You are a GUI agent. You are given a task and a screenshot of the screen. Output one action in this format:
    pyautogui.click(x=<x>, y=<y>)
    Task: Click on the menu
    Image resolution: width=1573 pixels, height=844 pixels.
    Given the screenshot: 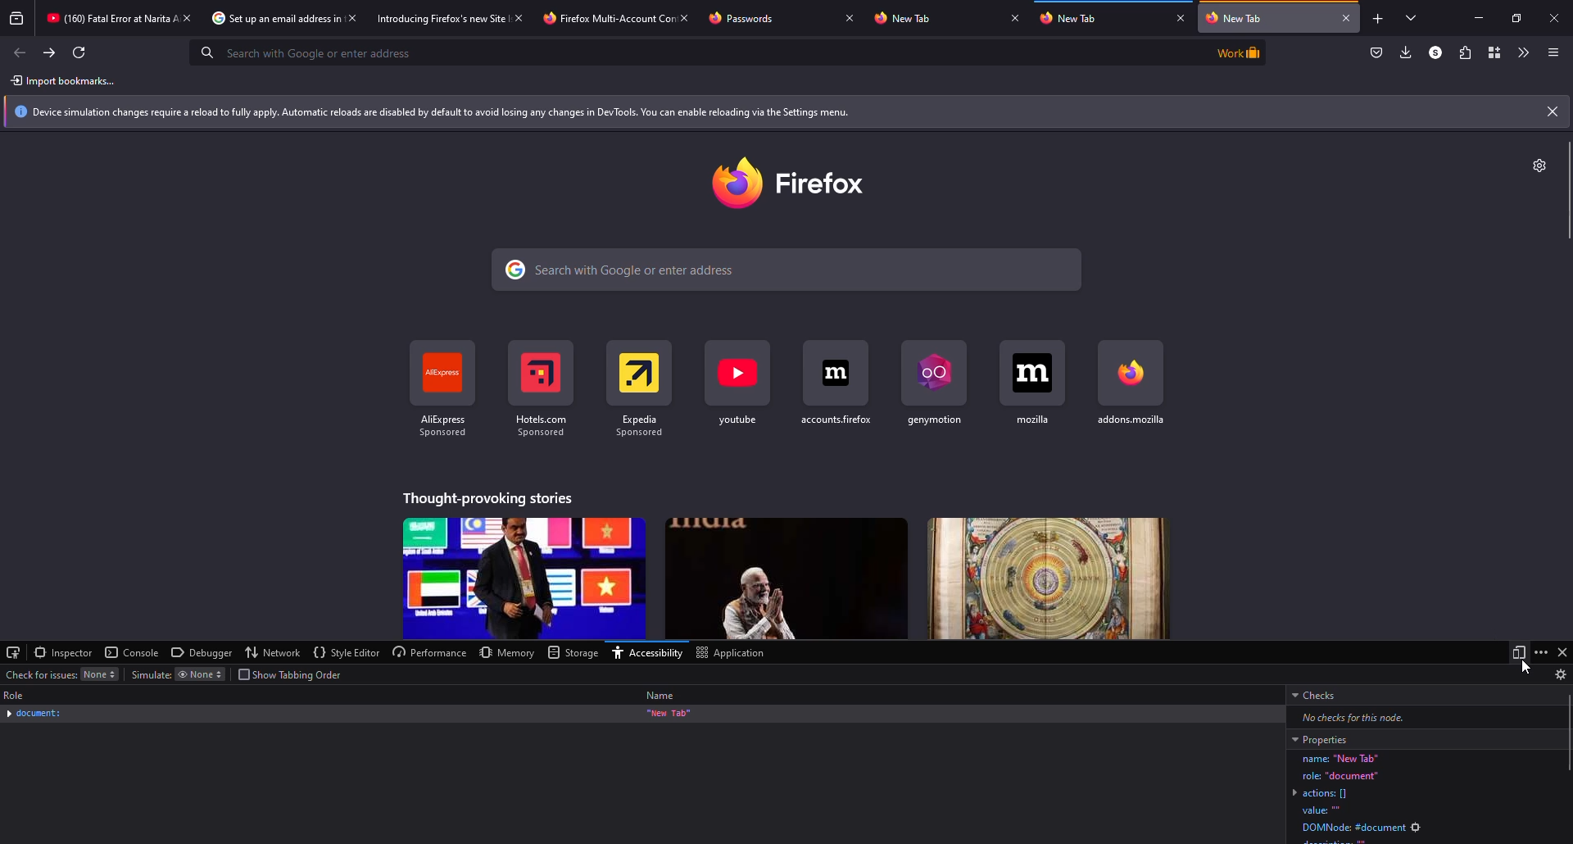 What is the action you would take?
    pyautogui.click(x=1553, y=53)
    